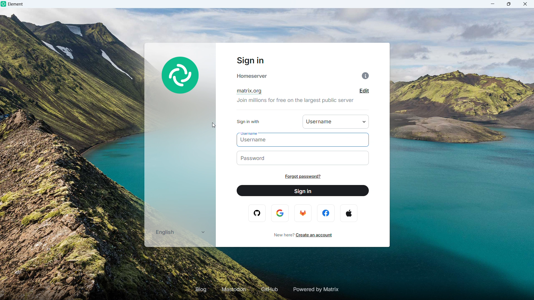  I want to click on Edit domain , so click(364, 91).